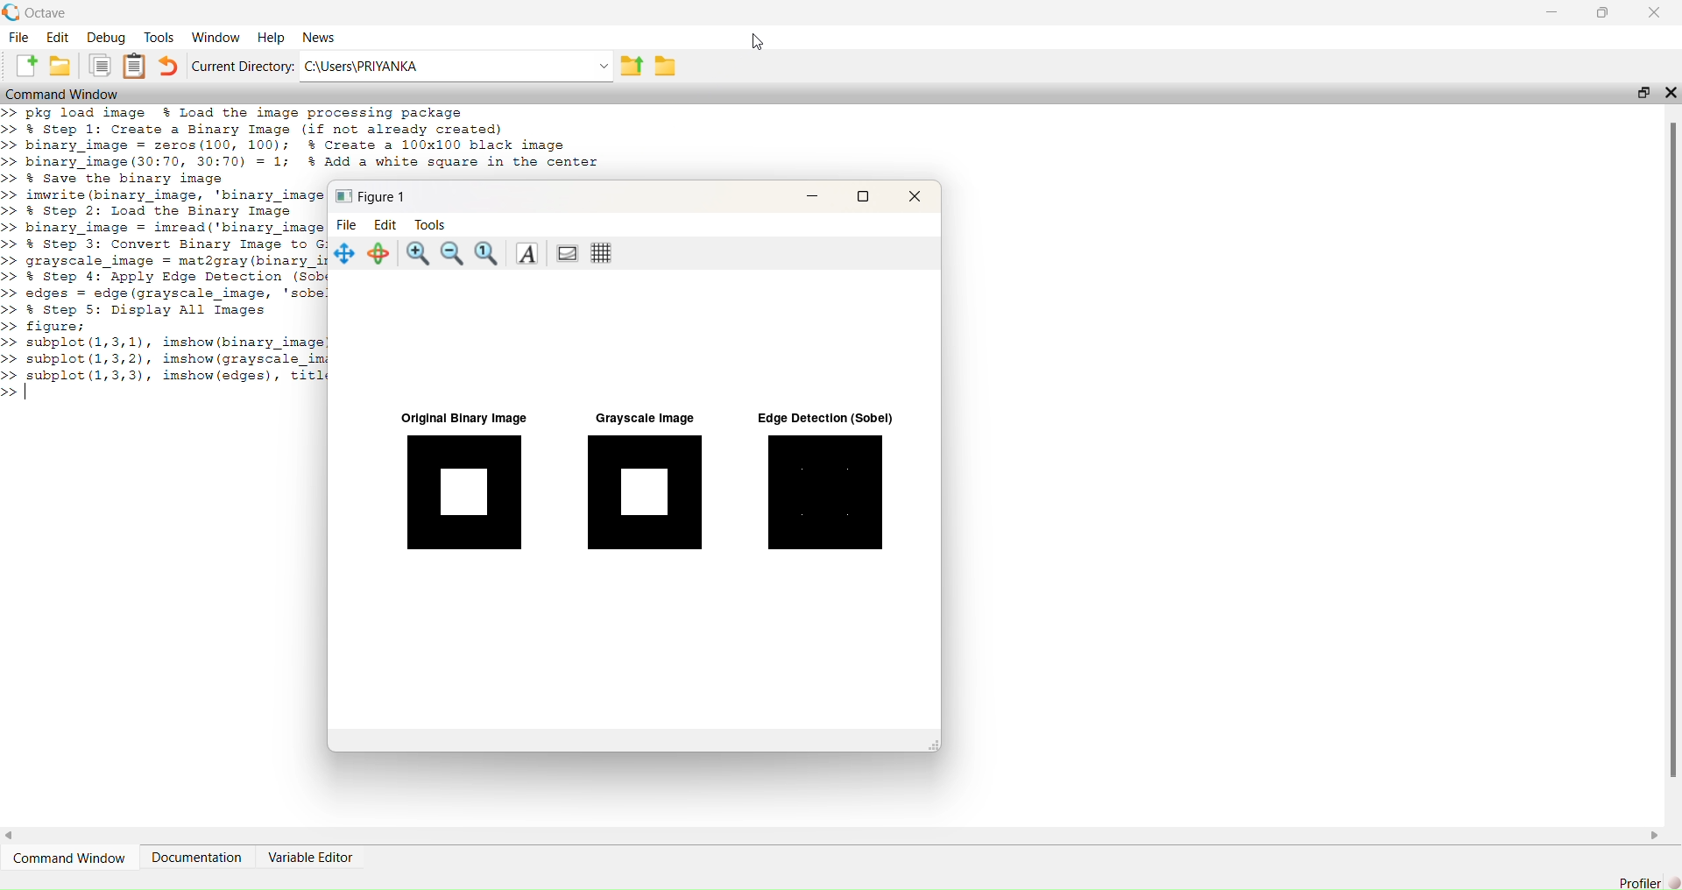  I want to click on Edge Detection (Sobel), so click(825, 419).